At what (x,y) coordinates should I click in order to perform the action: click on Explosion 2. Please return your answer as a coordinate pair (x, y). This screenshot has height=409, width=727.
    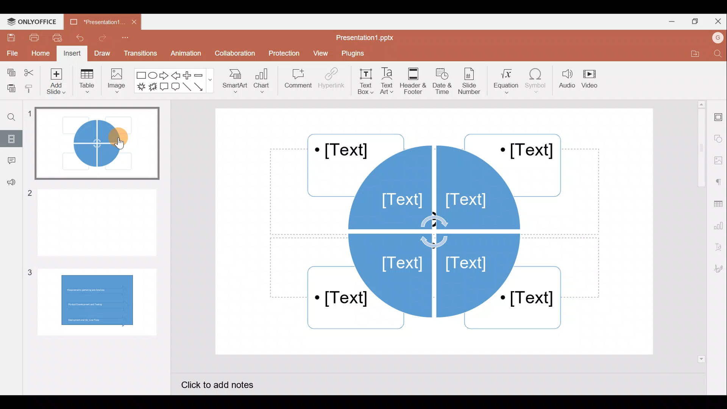
    Looking at the image, I should click on (152, 87).